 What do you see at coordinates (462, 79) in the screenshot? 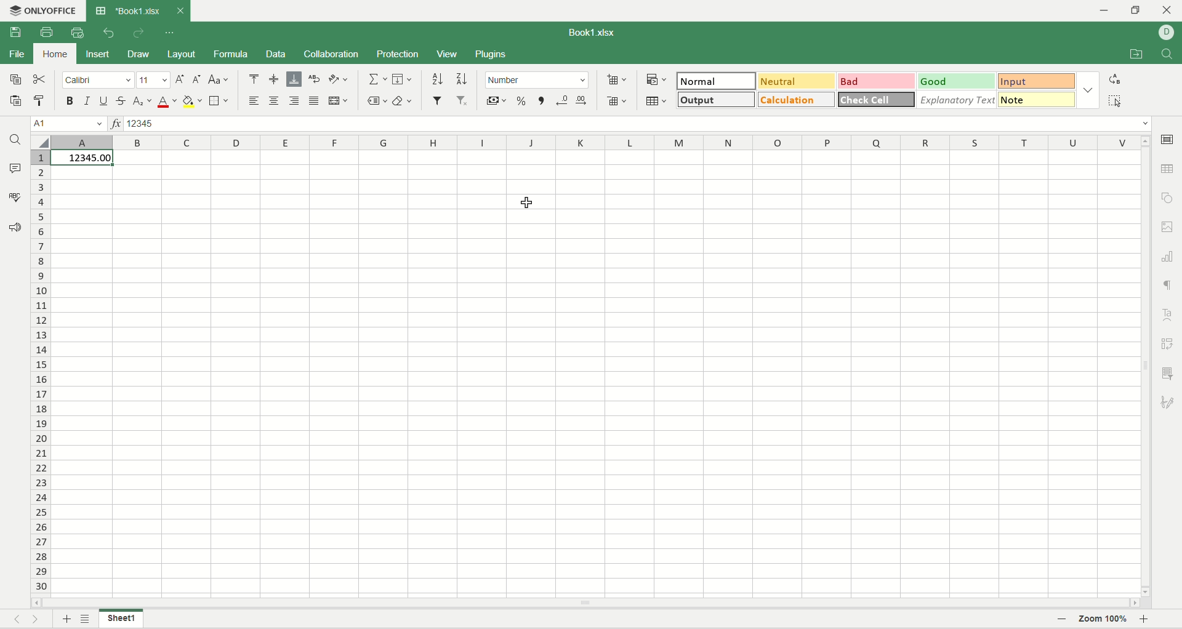
I see `sort descending` at bounding box center [462, 79].